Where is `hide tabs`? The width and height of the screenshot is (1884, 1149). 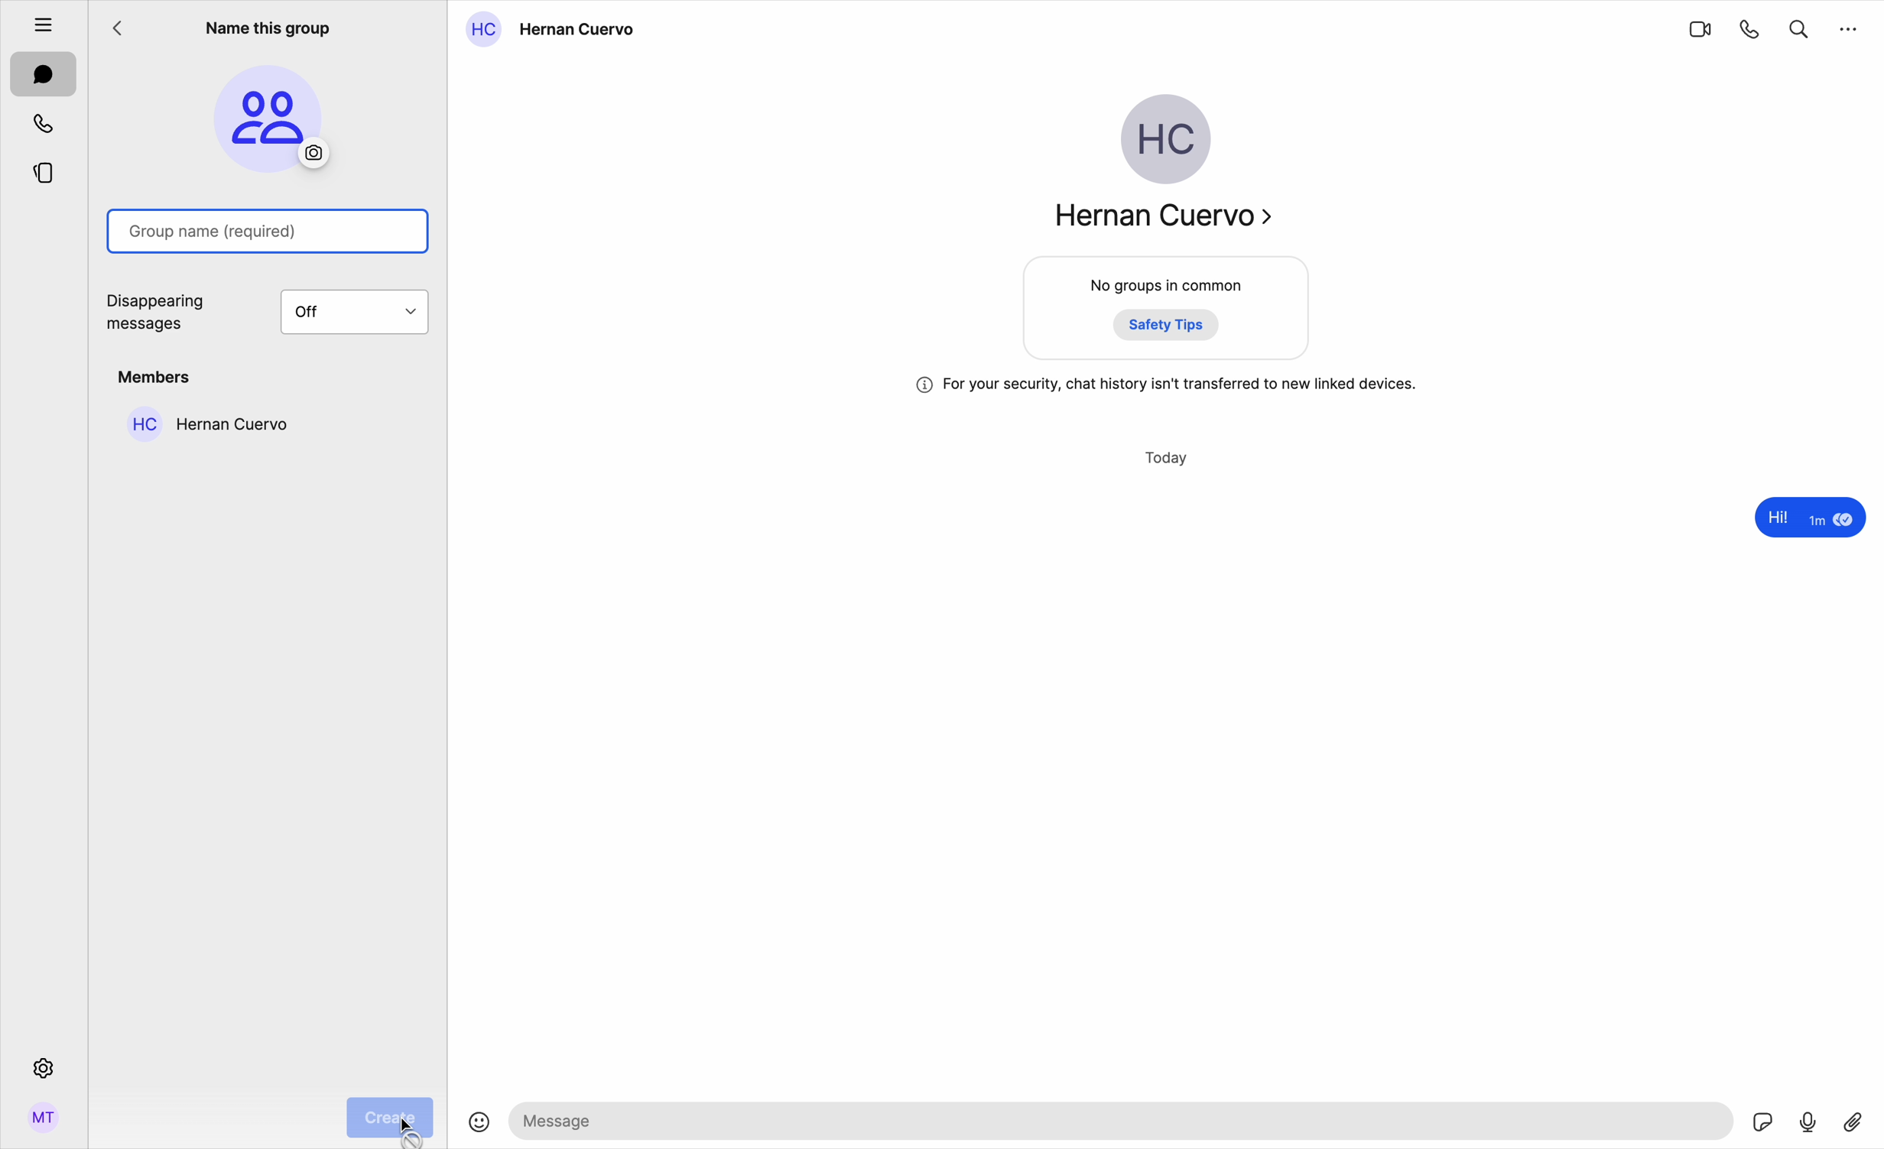
hide tabs is located at coordinates (35, 21).